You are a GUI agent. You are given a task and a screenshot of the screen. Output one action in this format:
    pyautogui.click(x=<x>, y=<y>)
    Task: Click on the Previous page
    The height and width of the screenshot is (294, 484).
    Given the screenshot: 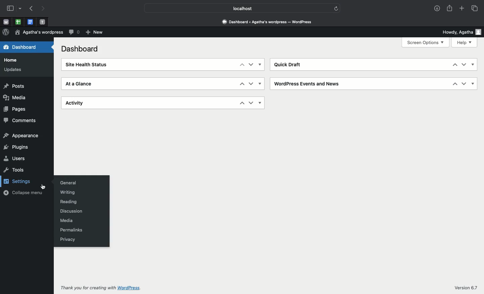 What is the action you would take?
    pyautogui.click(x=32, y=9)
    